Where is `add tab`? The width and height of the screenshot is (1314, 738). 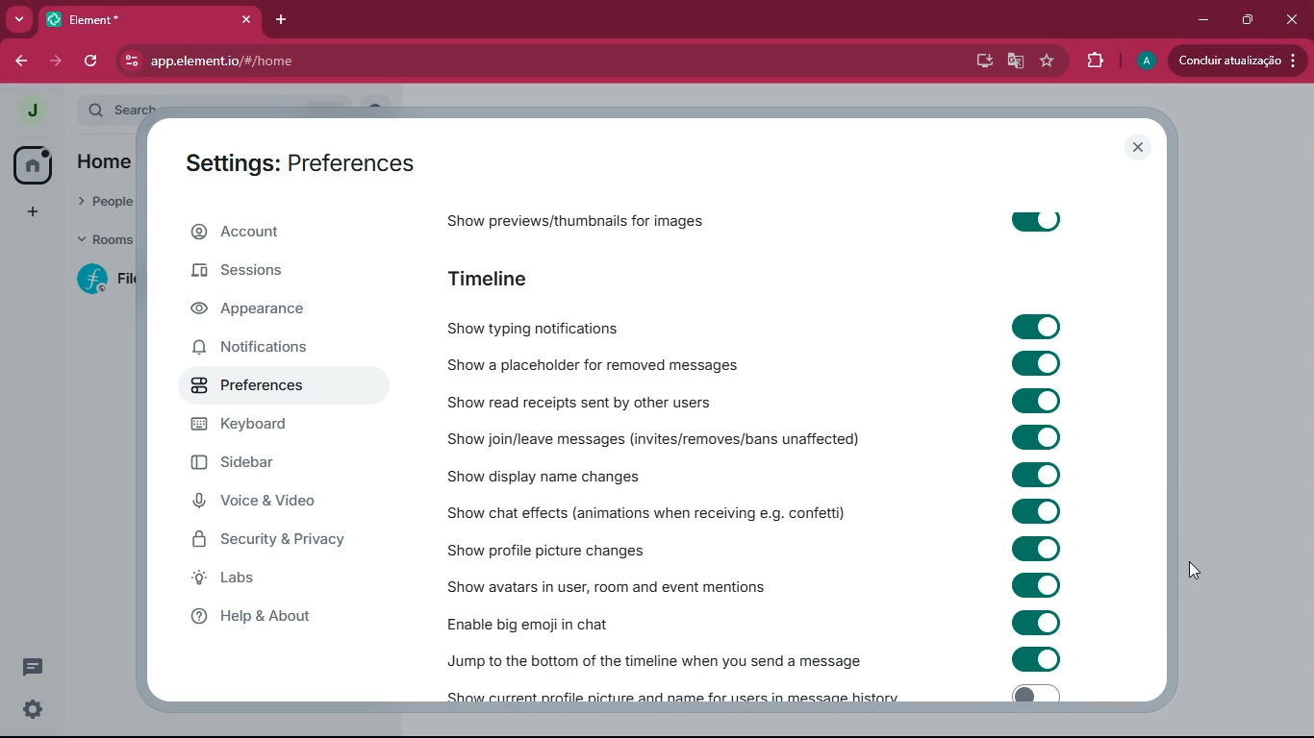
add tab is located at coordinates (282, 19).